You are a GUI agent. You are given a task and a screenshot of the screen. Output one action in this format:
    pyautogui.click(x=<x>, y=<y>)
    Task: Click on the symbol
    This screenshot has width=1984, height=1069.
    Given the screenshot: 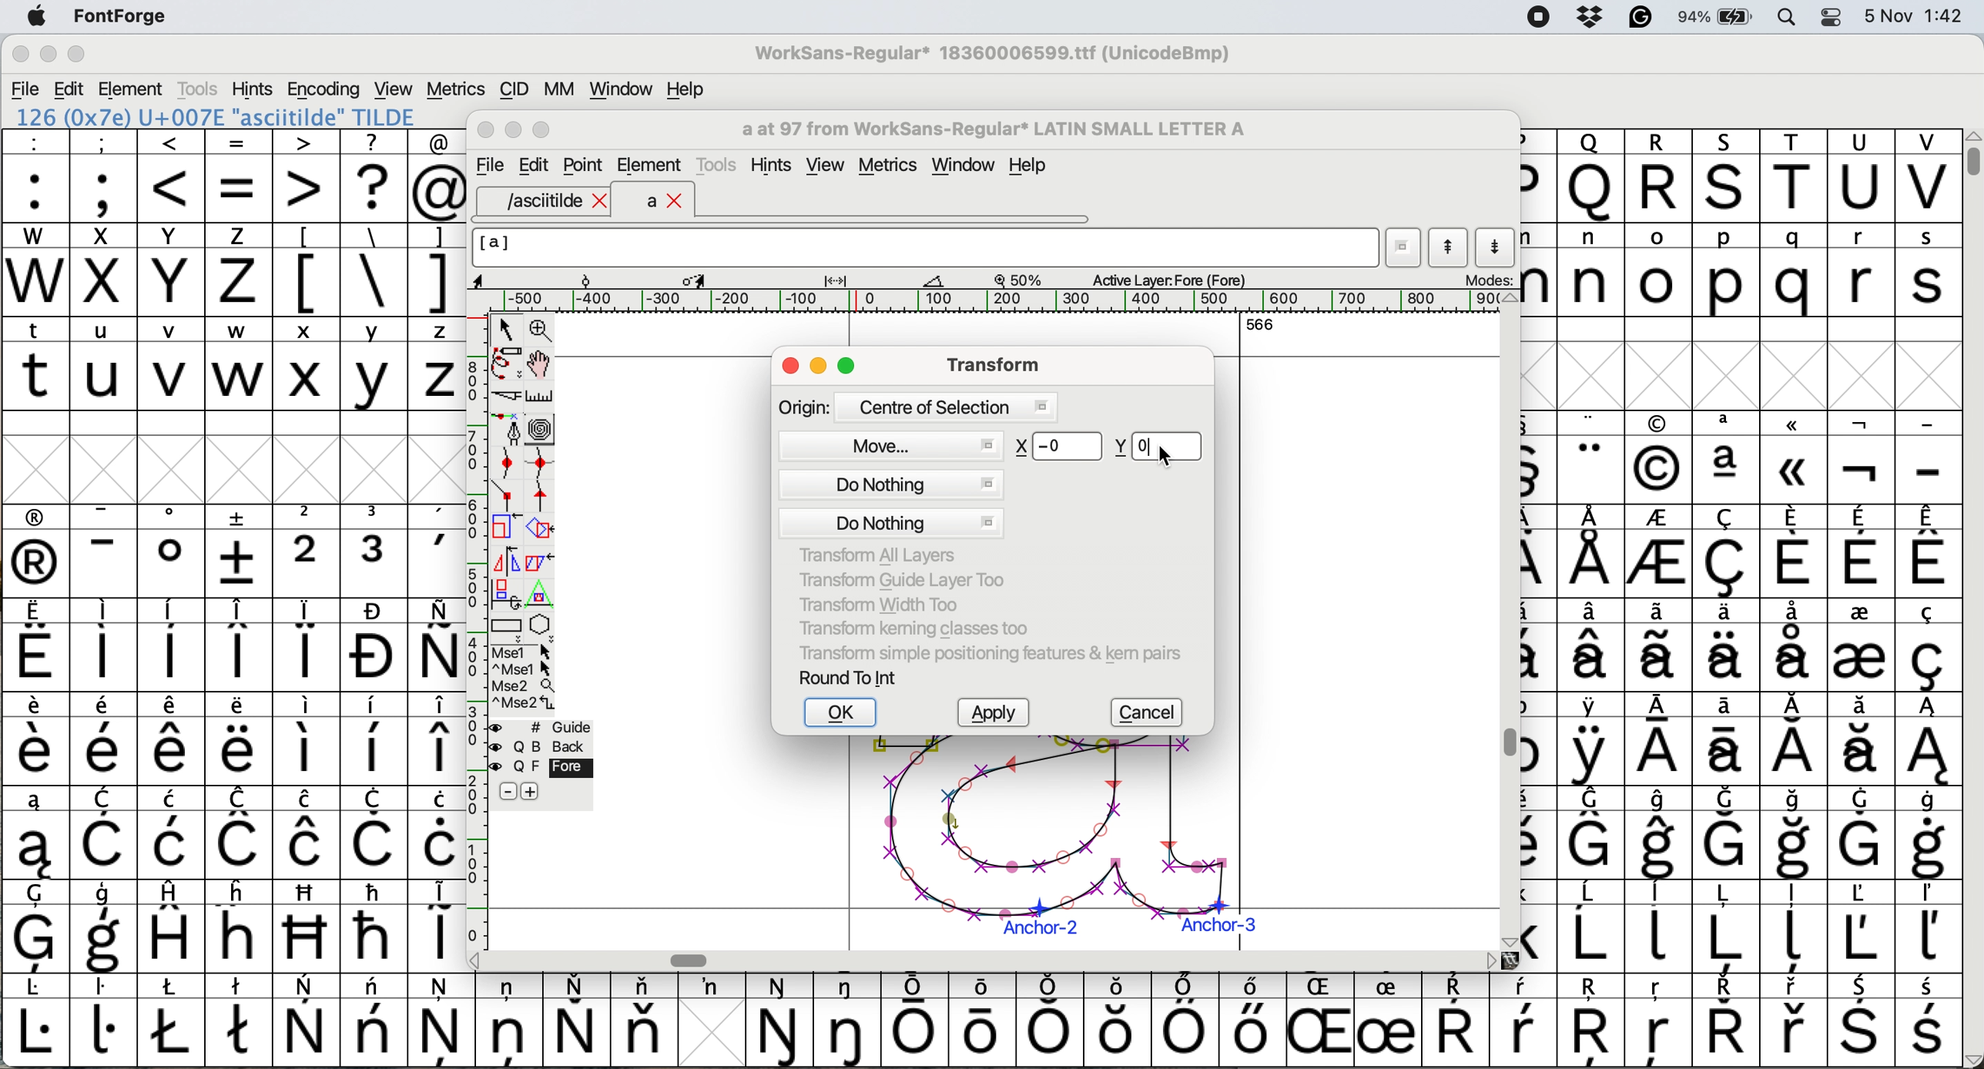 What is the action you would take?
    pyautogui.click(x=1725, y=1020)
    